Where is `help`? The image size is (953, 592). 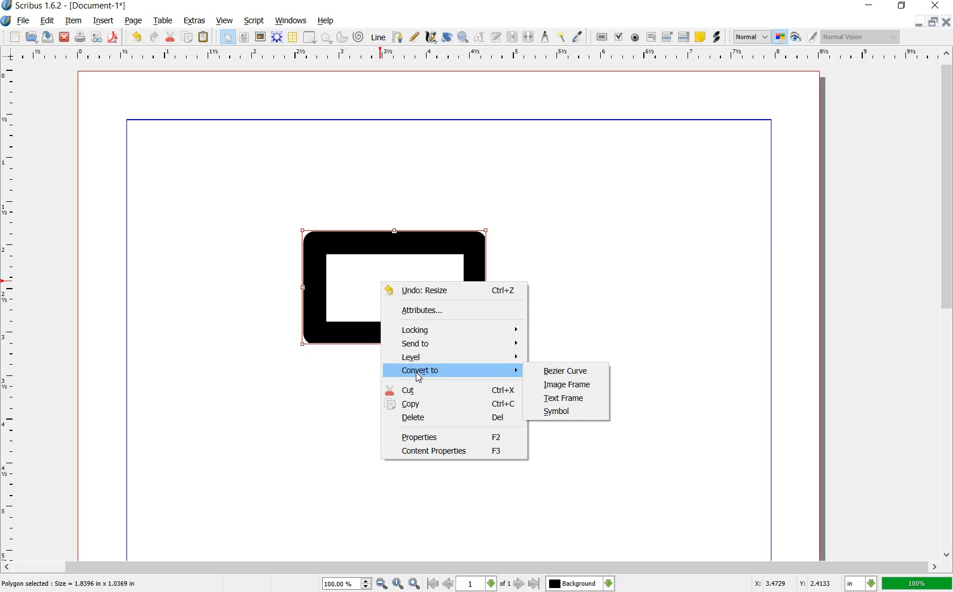
help is located at coordinates (326, 22).